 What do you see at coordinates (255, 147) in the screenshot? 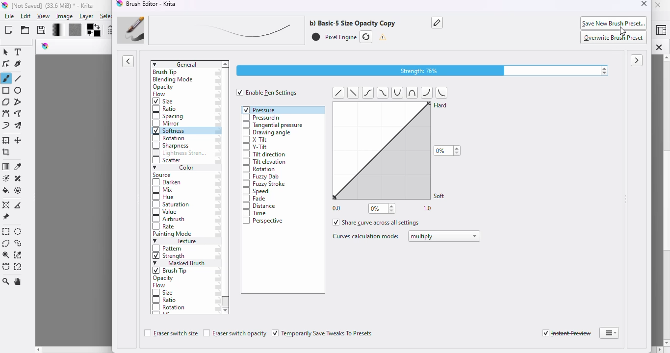
I see `y-tilt` at bounding box center [255, 147].